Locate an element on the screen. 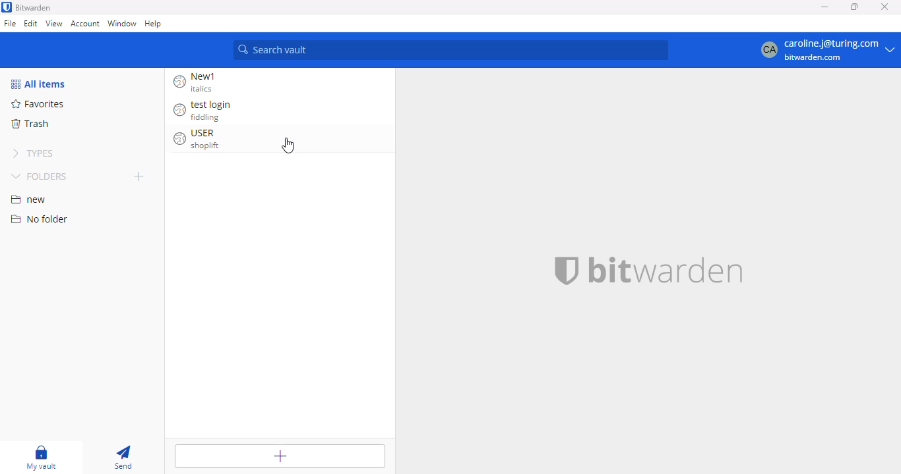 The width and height of the screenshot is (901, 474). file is located at coordinates (10, 23).